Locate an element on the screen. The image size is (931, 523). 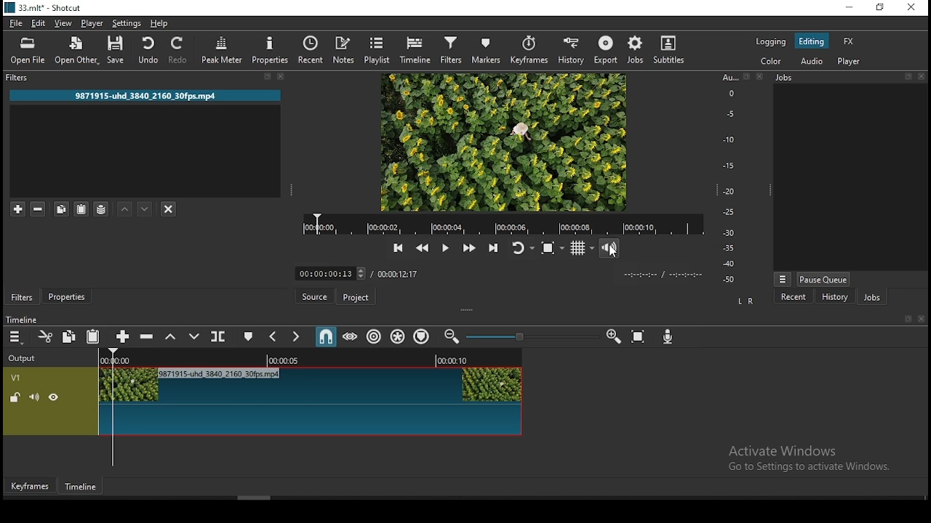
save filter sets is located at coordinates (103, 211).